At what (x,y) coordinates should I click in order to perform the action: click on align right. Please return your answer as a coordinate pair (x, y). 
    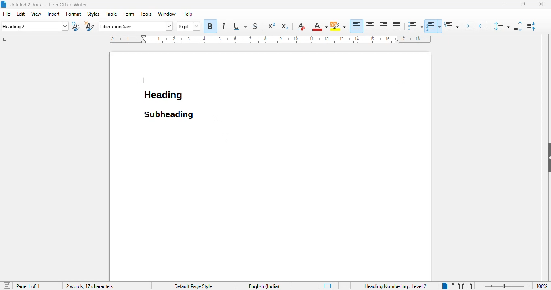
    Looking at the image, I should click on (383, 26).